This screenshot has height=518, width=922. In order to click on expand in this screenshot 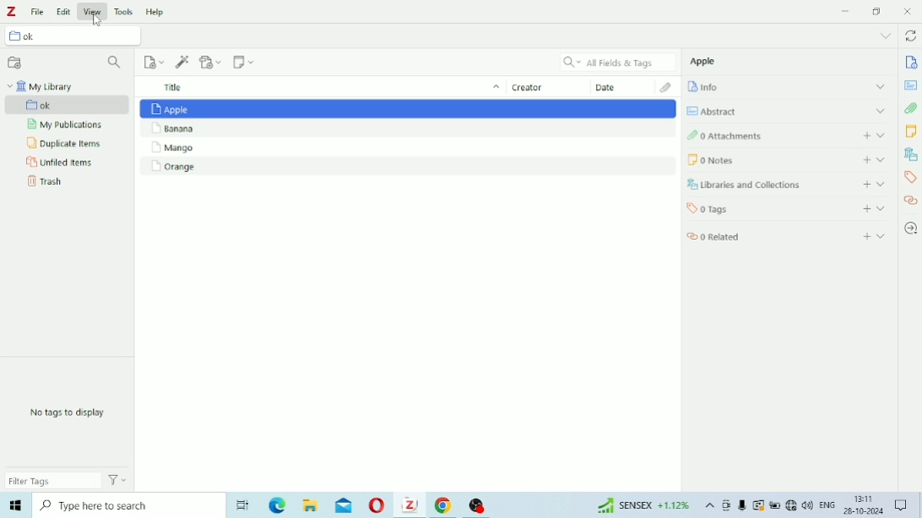, I will do `click(885, 136)`.